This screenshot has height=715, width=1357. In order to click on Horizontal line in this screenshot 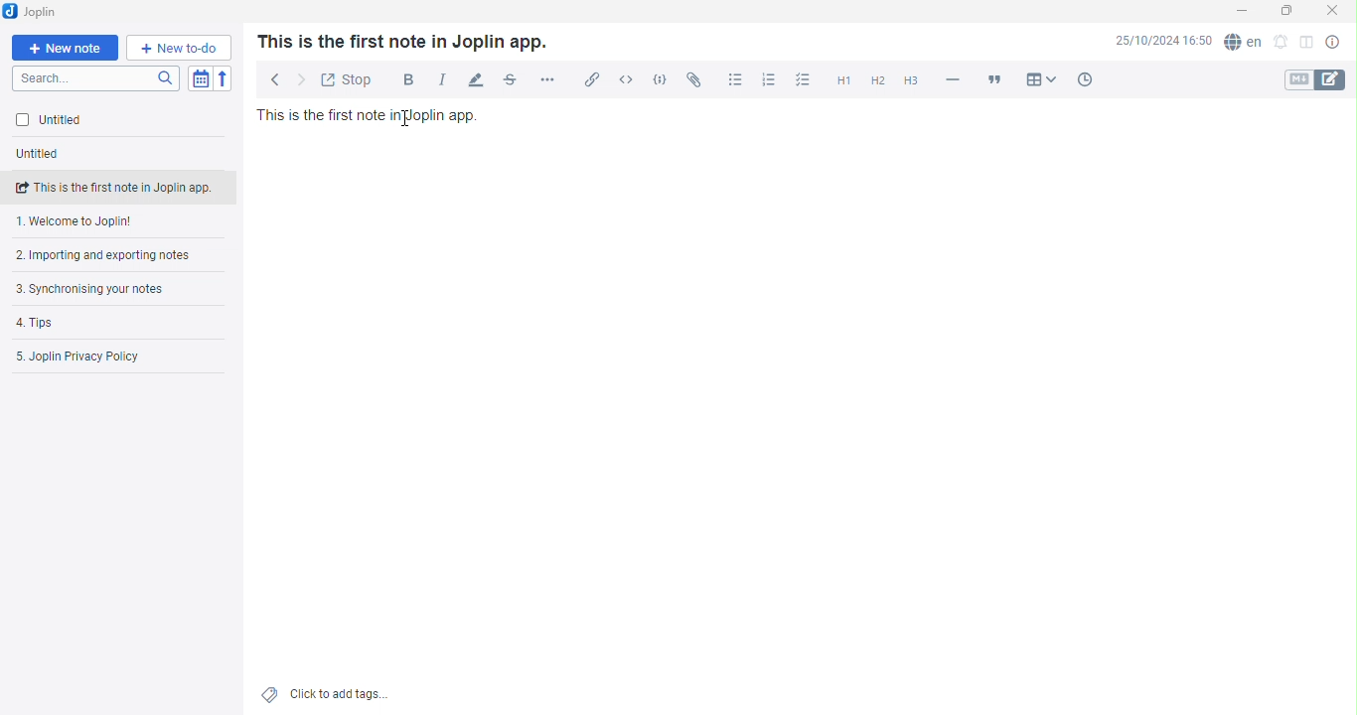, I will do `click(953, 79)`.